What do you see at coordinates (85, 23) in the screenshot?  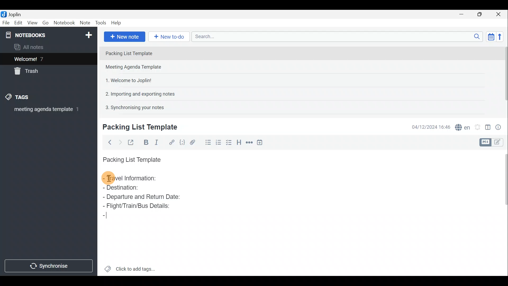 I see `Note` at bounding box center [85, 23].